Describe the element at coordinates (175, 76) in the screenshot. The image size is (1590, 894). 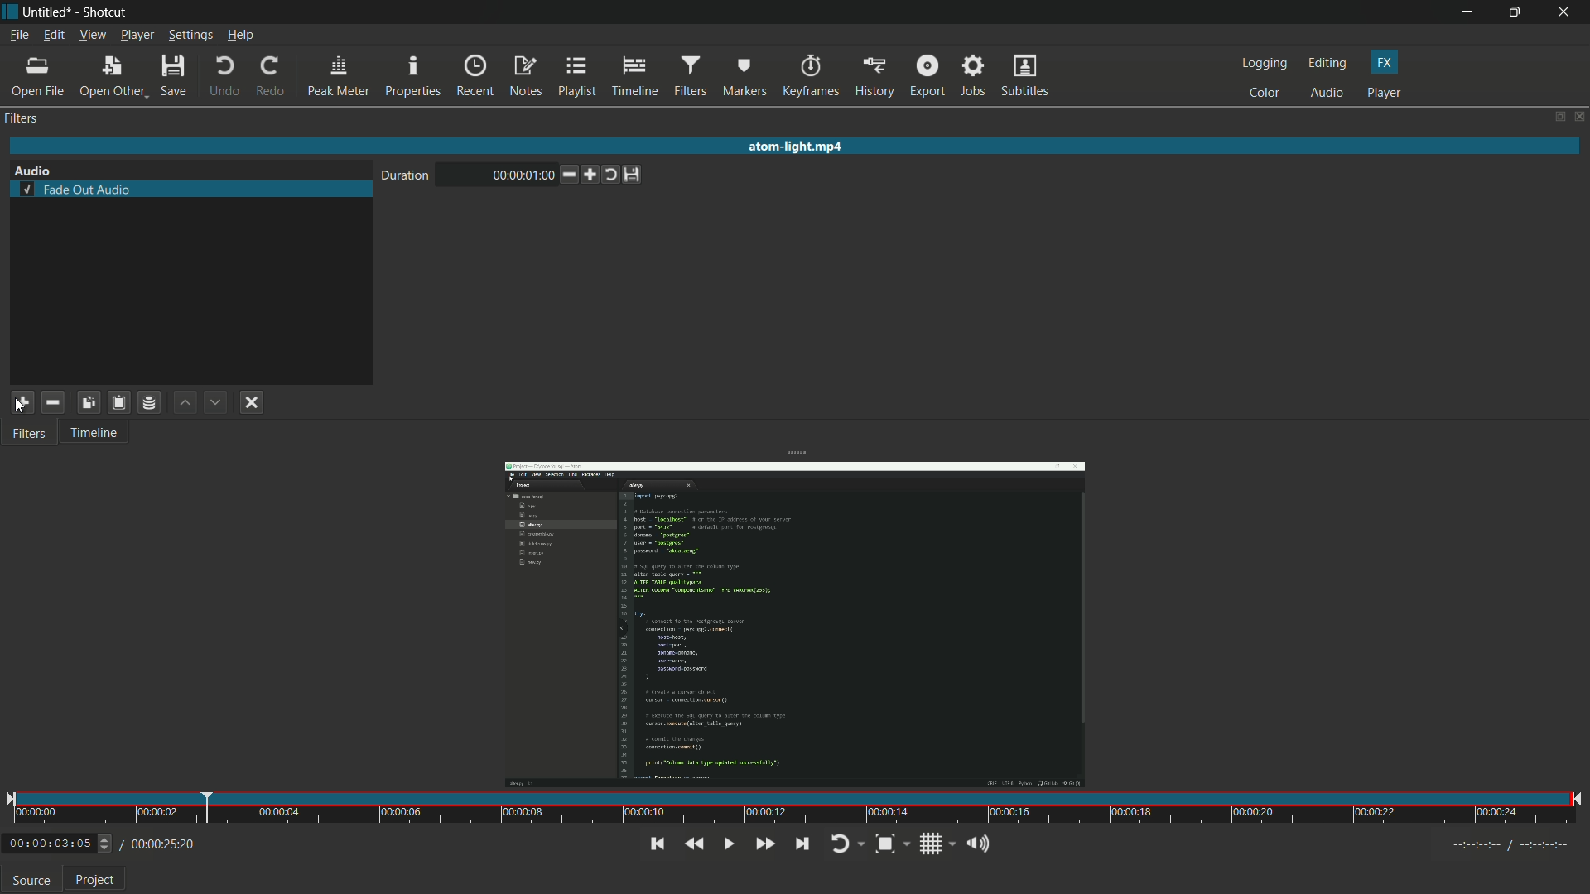
I see `save` at that location.